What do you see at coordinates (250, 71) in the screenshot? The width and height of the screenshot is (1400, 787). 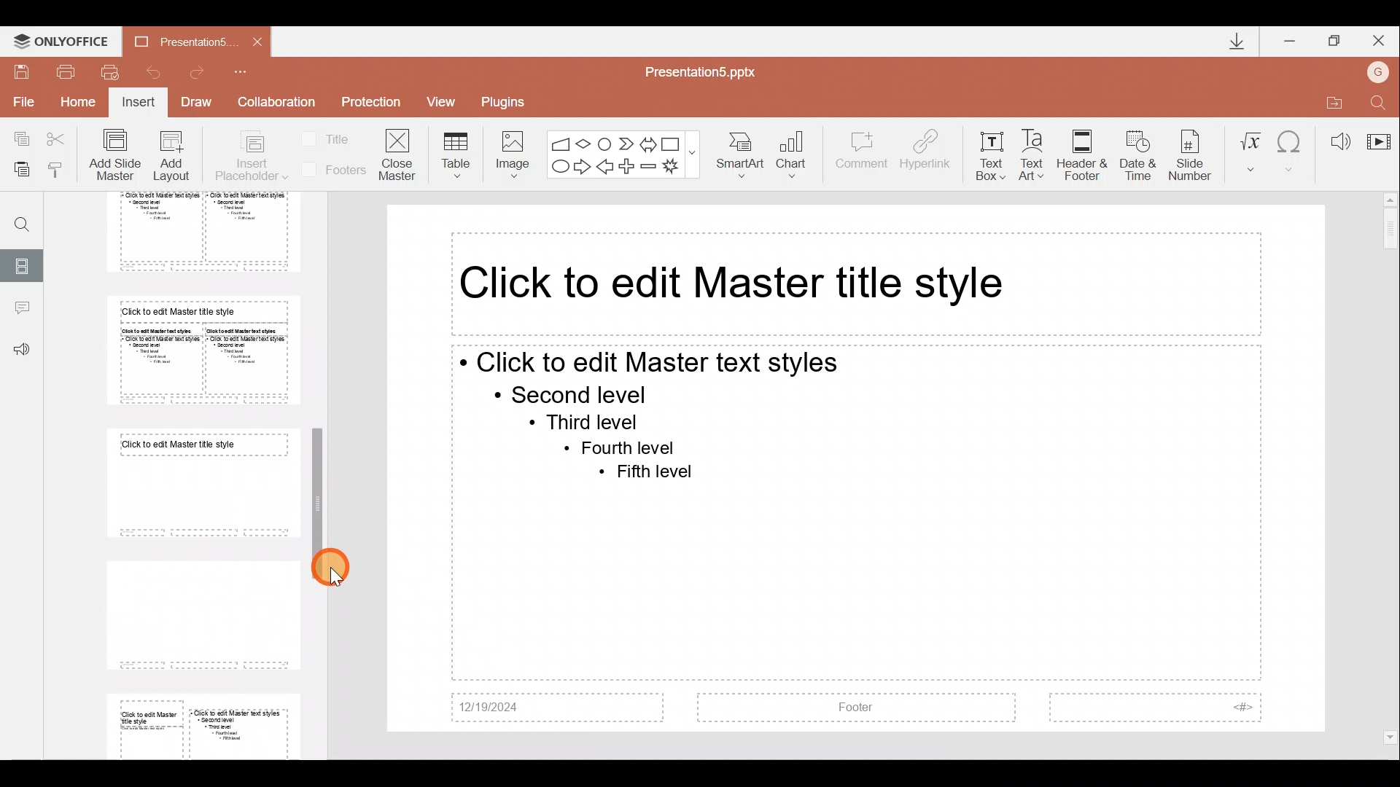 I see `Customize quick access toolbar` at bounding box center [250, 71].